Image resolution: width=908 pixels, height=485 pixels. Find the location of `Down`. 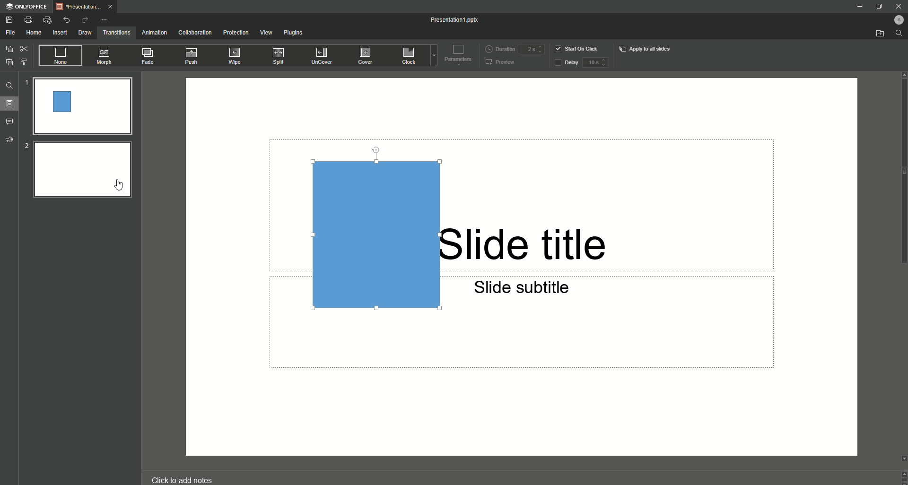

Down is located at coordinates (902, 458).